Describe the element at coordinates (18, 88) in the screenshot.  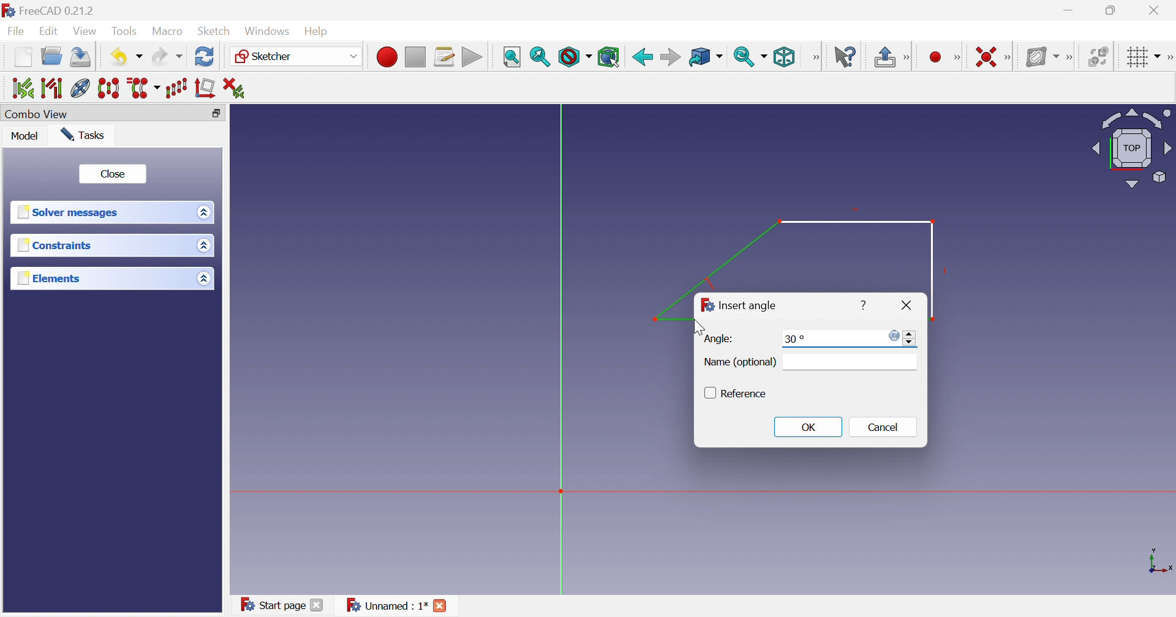
I see `Select associated constraints` at that location.